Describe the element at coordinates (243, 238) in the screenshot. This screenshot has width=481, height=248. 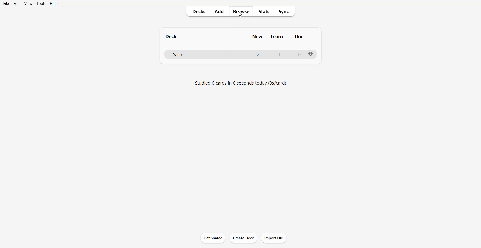
I see `Crate Deck` at that location.